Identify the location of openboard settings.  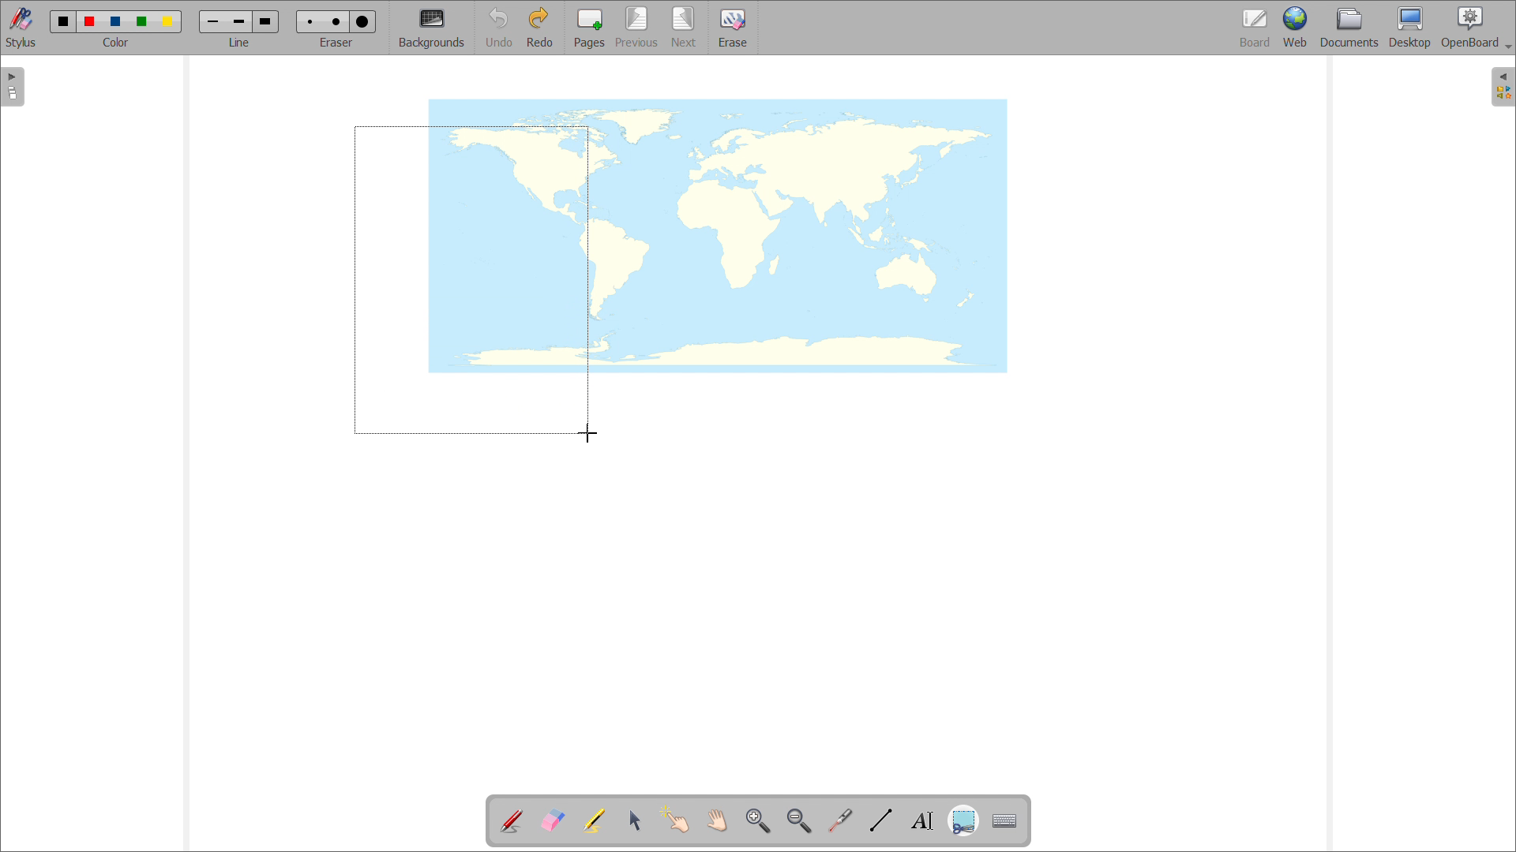
(1476, 26).